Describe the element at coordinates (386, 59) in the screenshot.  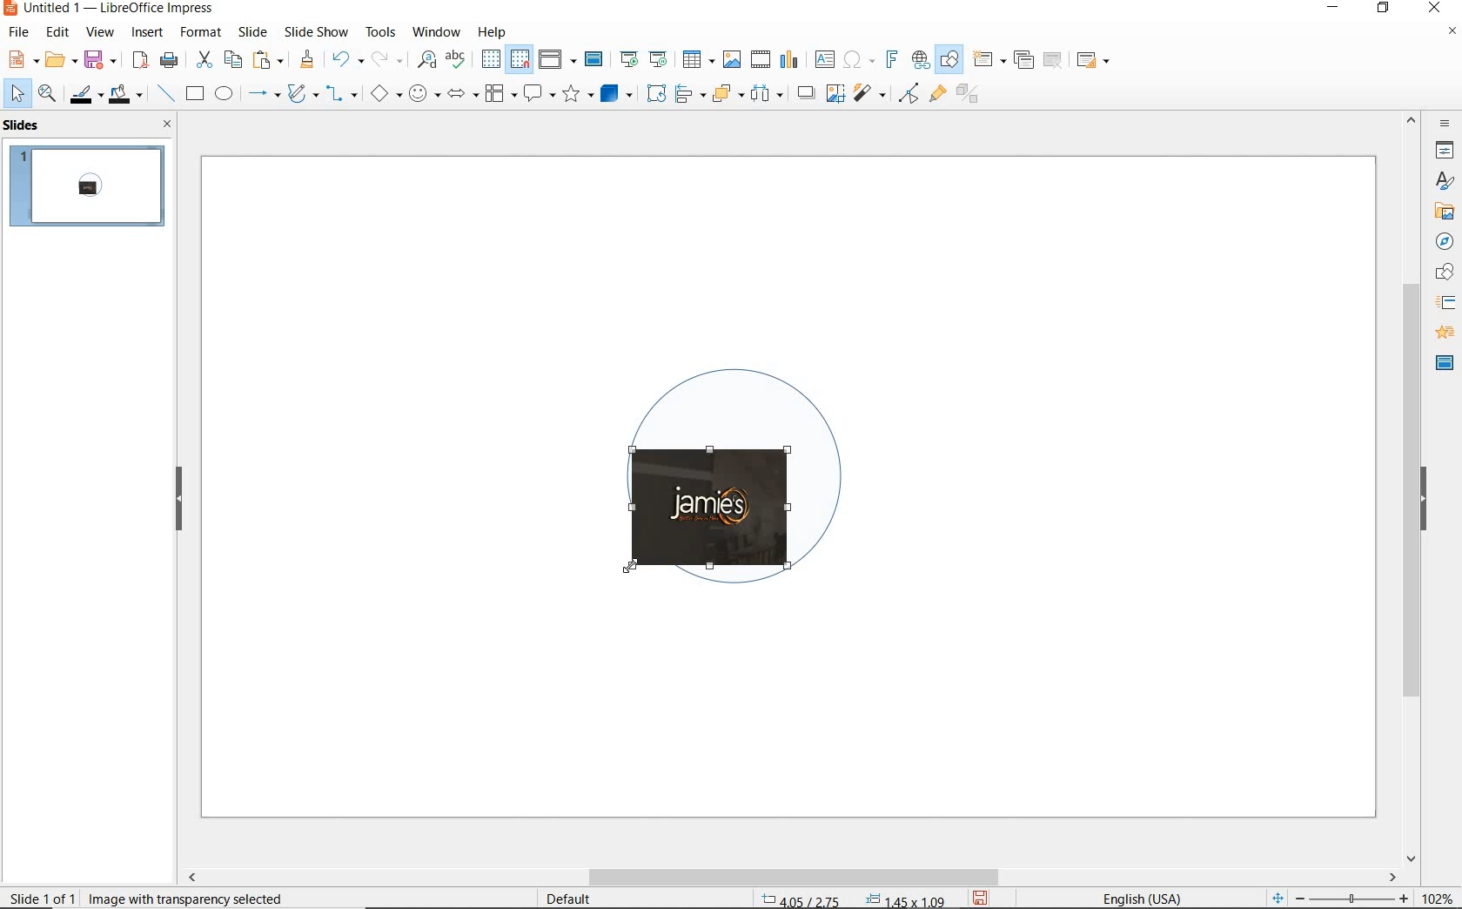
I see `redo` at that location.